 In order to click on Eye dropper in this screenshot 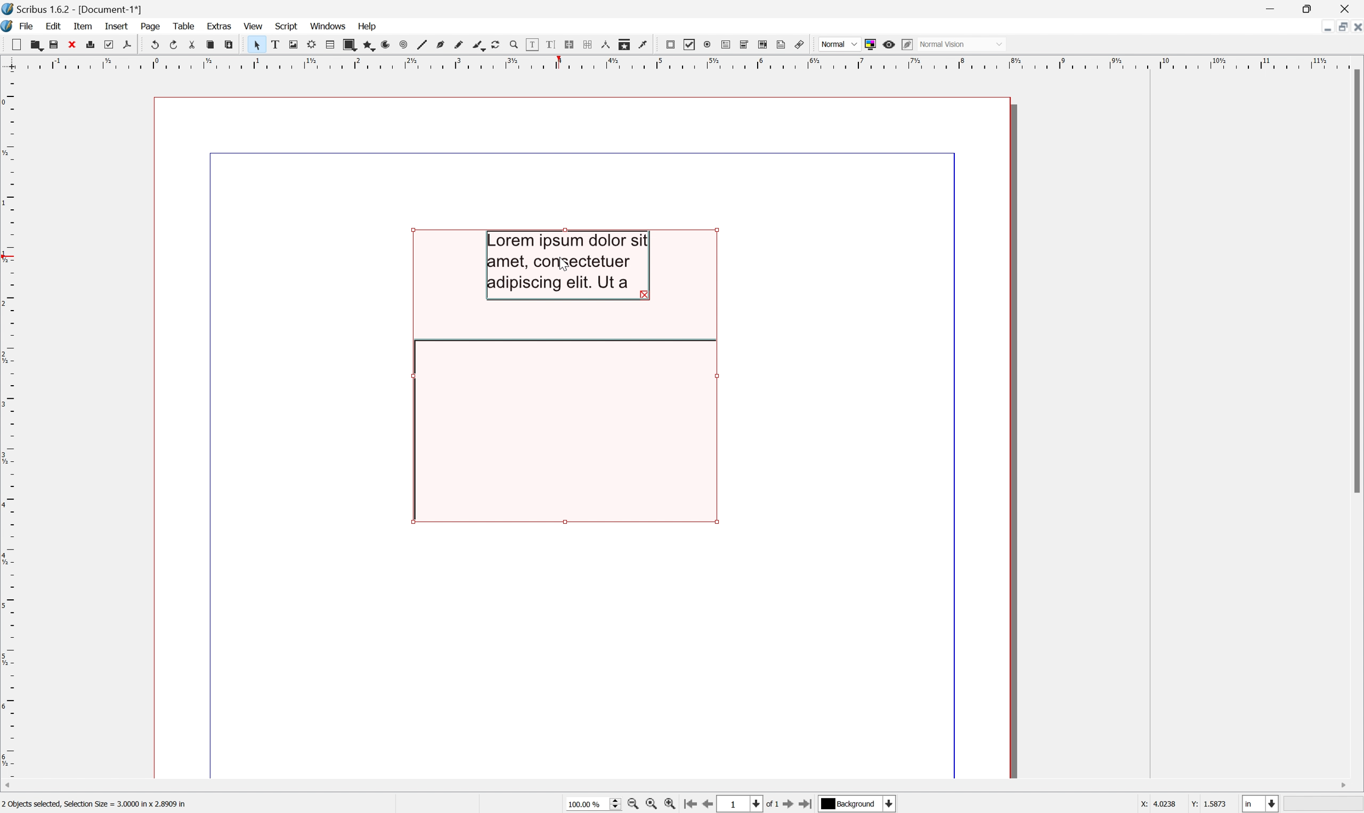, I will do `click(645, 44)`.